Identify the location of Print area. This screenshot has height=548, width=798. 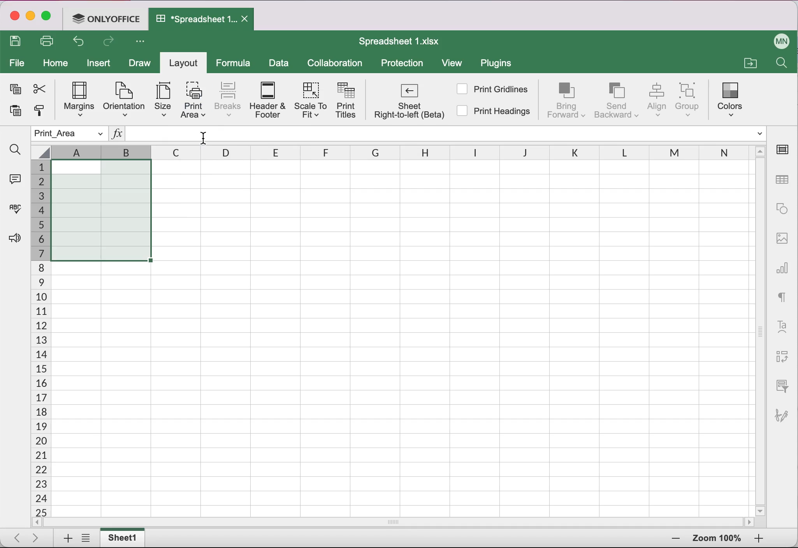
(193, 100).